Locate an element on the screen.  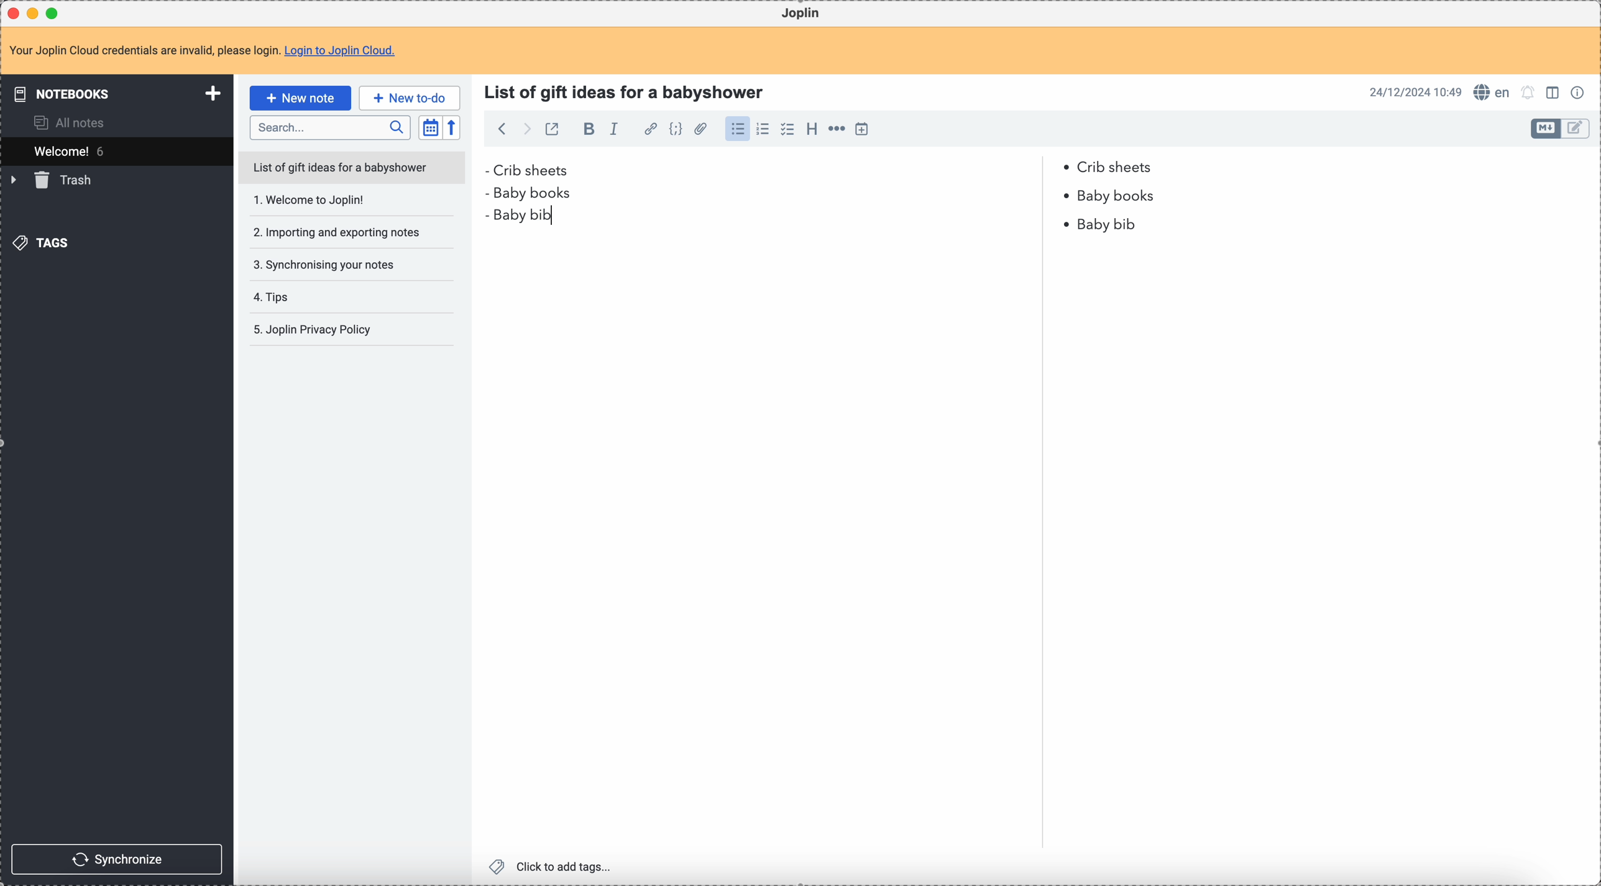
bold is located at coordinates (589, 130).